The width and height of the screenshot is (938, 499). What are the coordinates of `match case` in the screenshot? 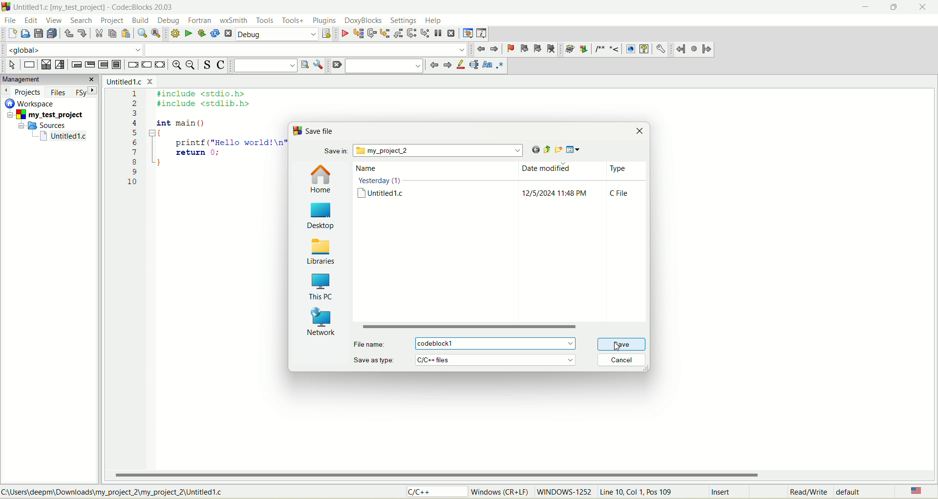 It's located at (488, 64).